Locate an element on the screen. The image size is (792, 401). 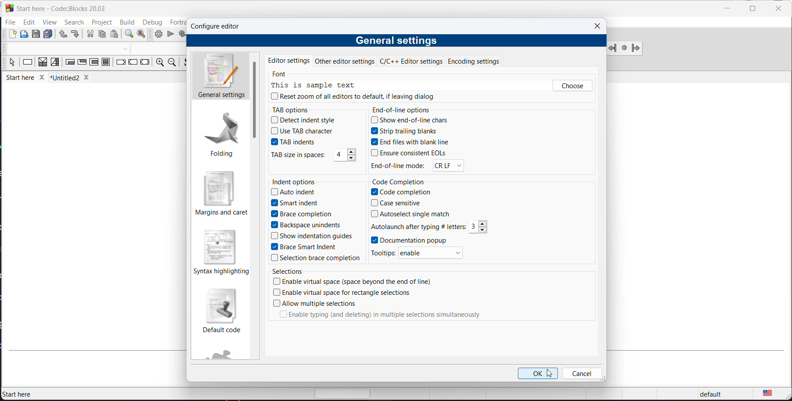
margins and caret is located at coordinates (221, 195).